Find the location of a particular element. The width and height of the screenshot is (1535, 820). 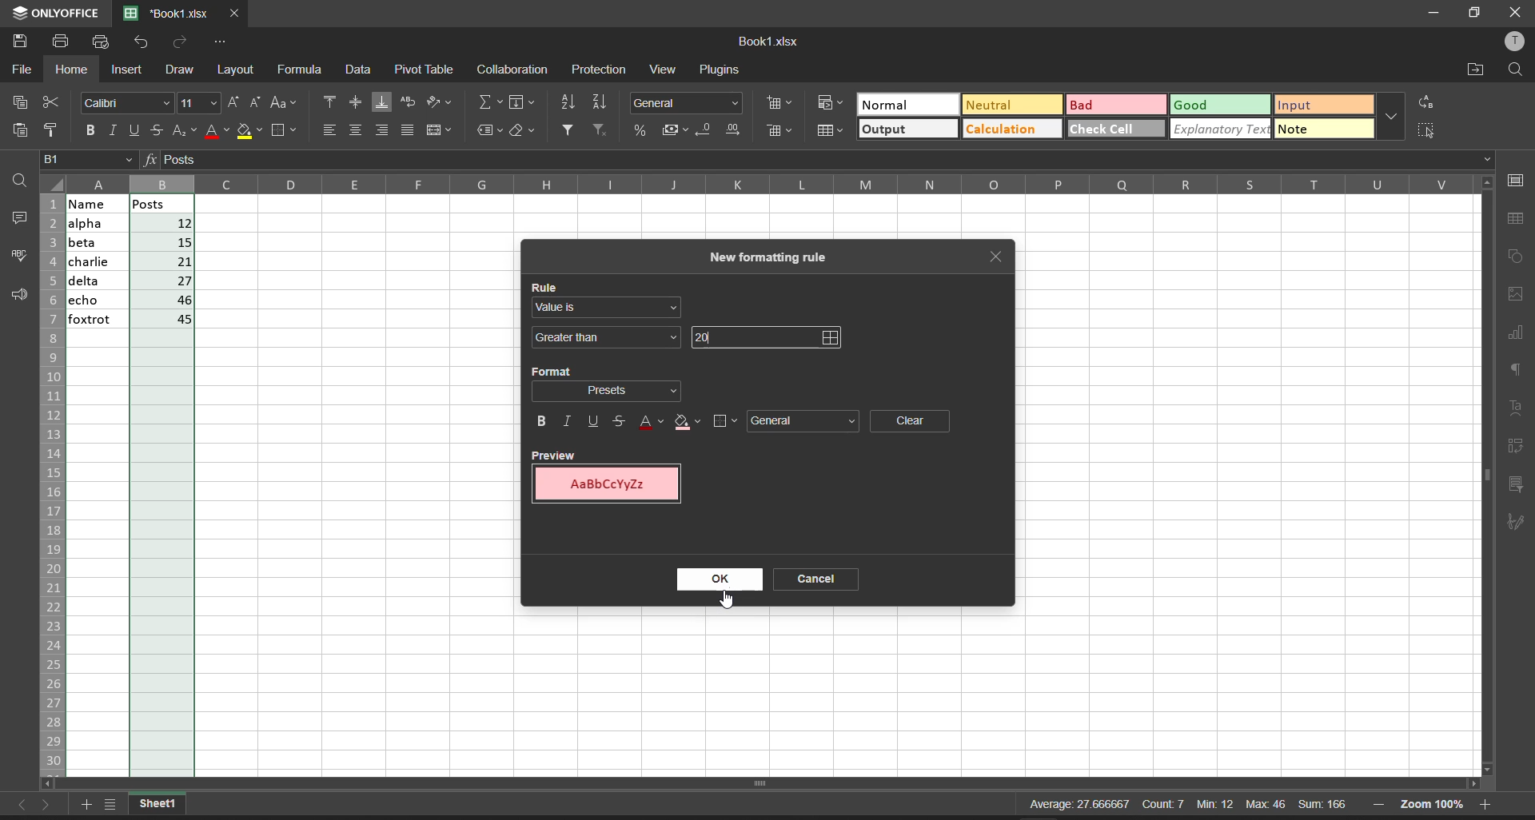

percent style is located at coordinates (640, 132).